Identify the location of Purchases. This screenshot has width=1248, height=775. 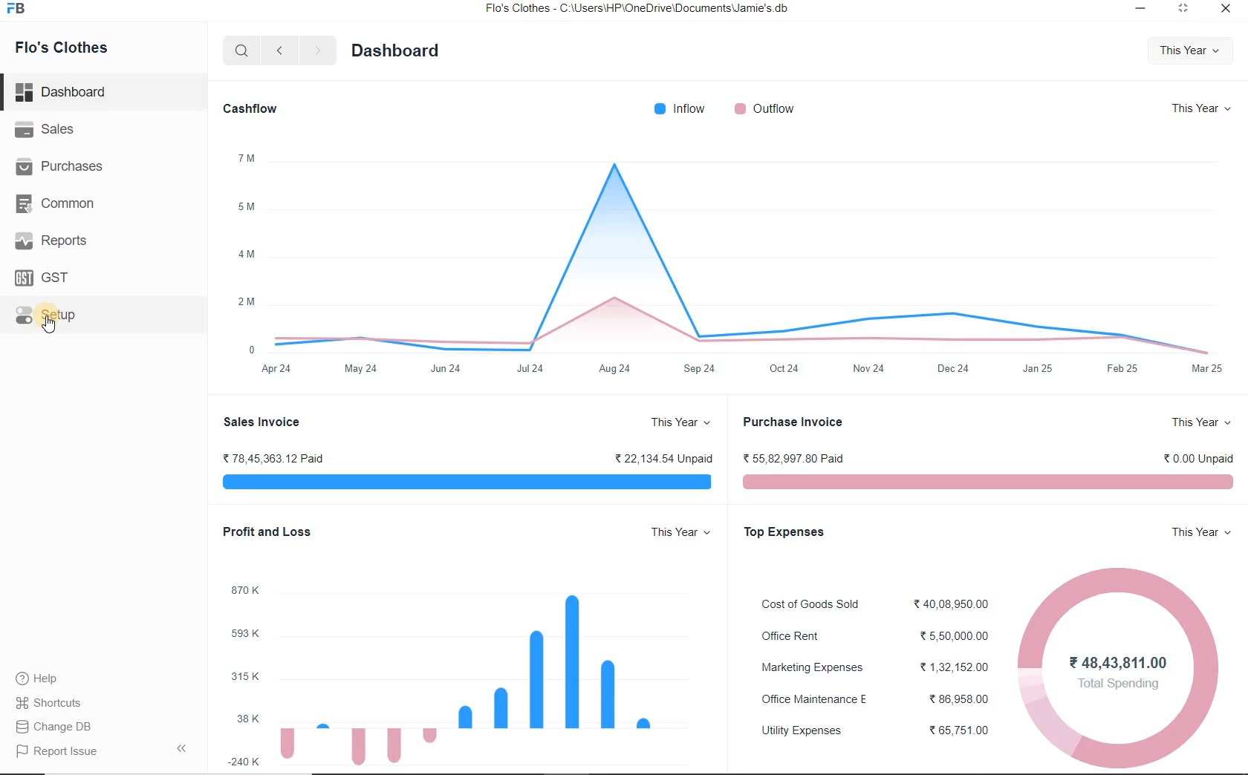
(62, 166).